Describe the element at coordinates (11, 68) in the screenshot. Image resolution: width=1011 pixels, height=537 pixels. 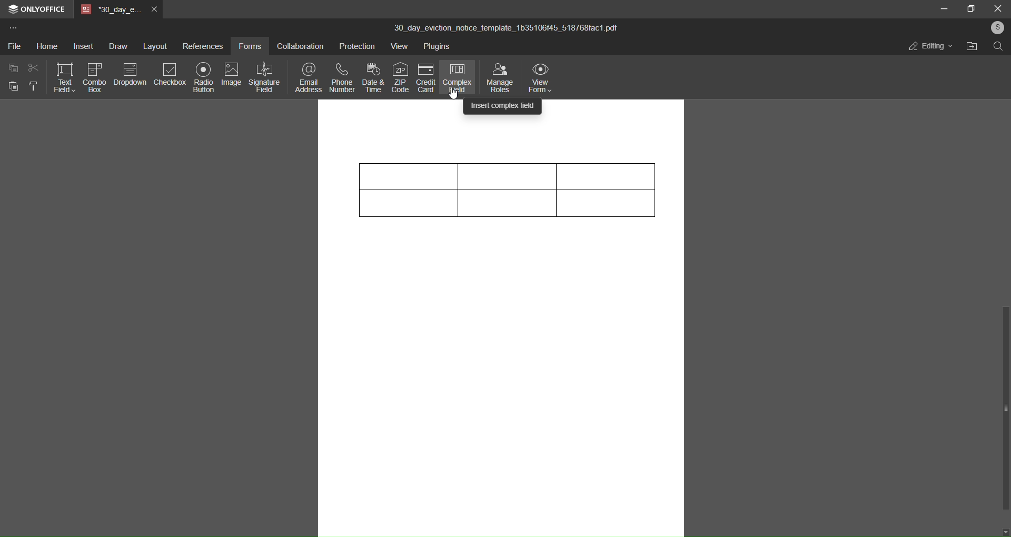
I see `copy` at that location.